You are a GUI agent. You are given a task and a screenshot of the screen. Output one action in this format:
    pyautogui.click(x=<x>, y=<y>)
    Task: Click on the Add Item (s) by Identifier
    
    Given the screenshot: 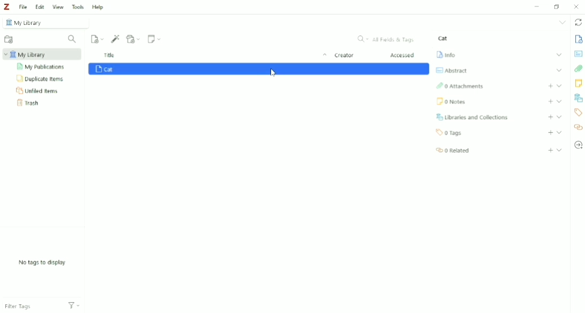 What is the action you would take?
    pyautogui.click(x=116, y=39)
    